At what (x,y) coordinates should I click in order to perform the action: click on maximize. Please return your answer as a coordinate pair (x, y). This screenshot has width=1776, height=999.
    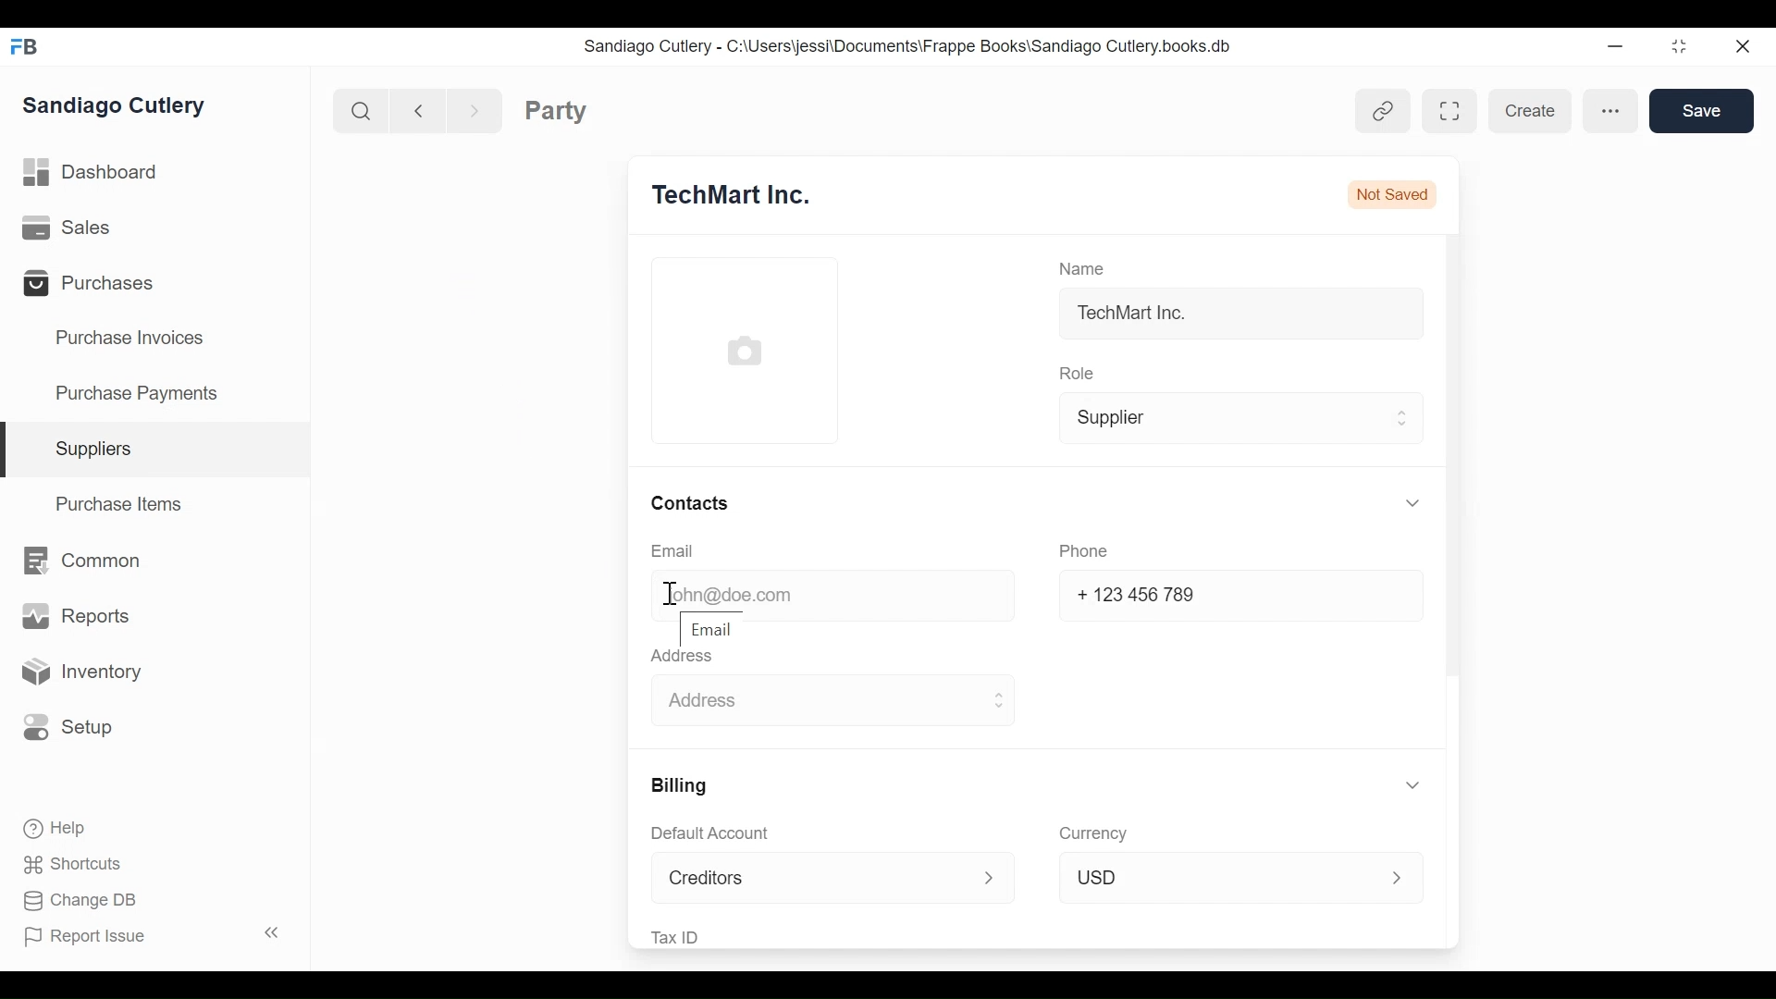
    Looking at the image, I should click on (1685, 48).